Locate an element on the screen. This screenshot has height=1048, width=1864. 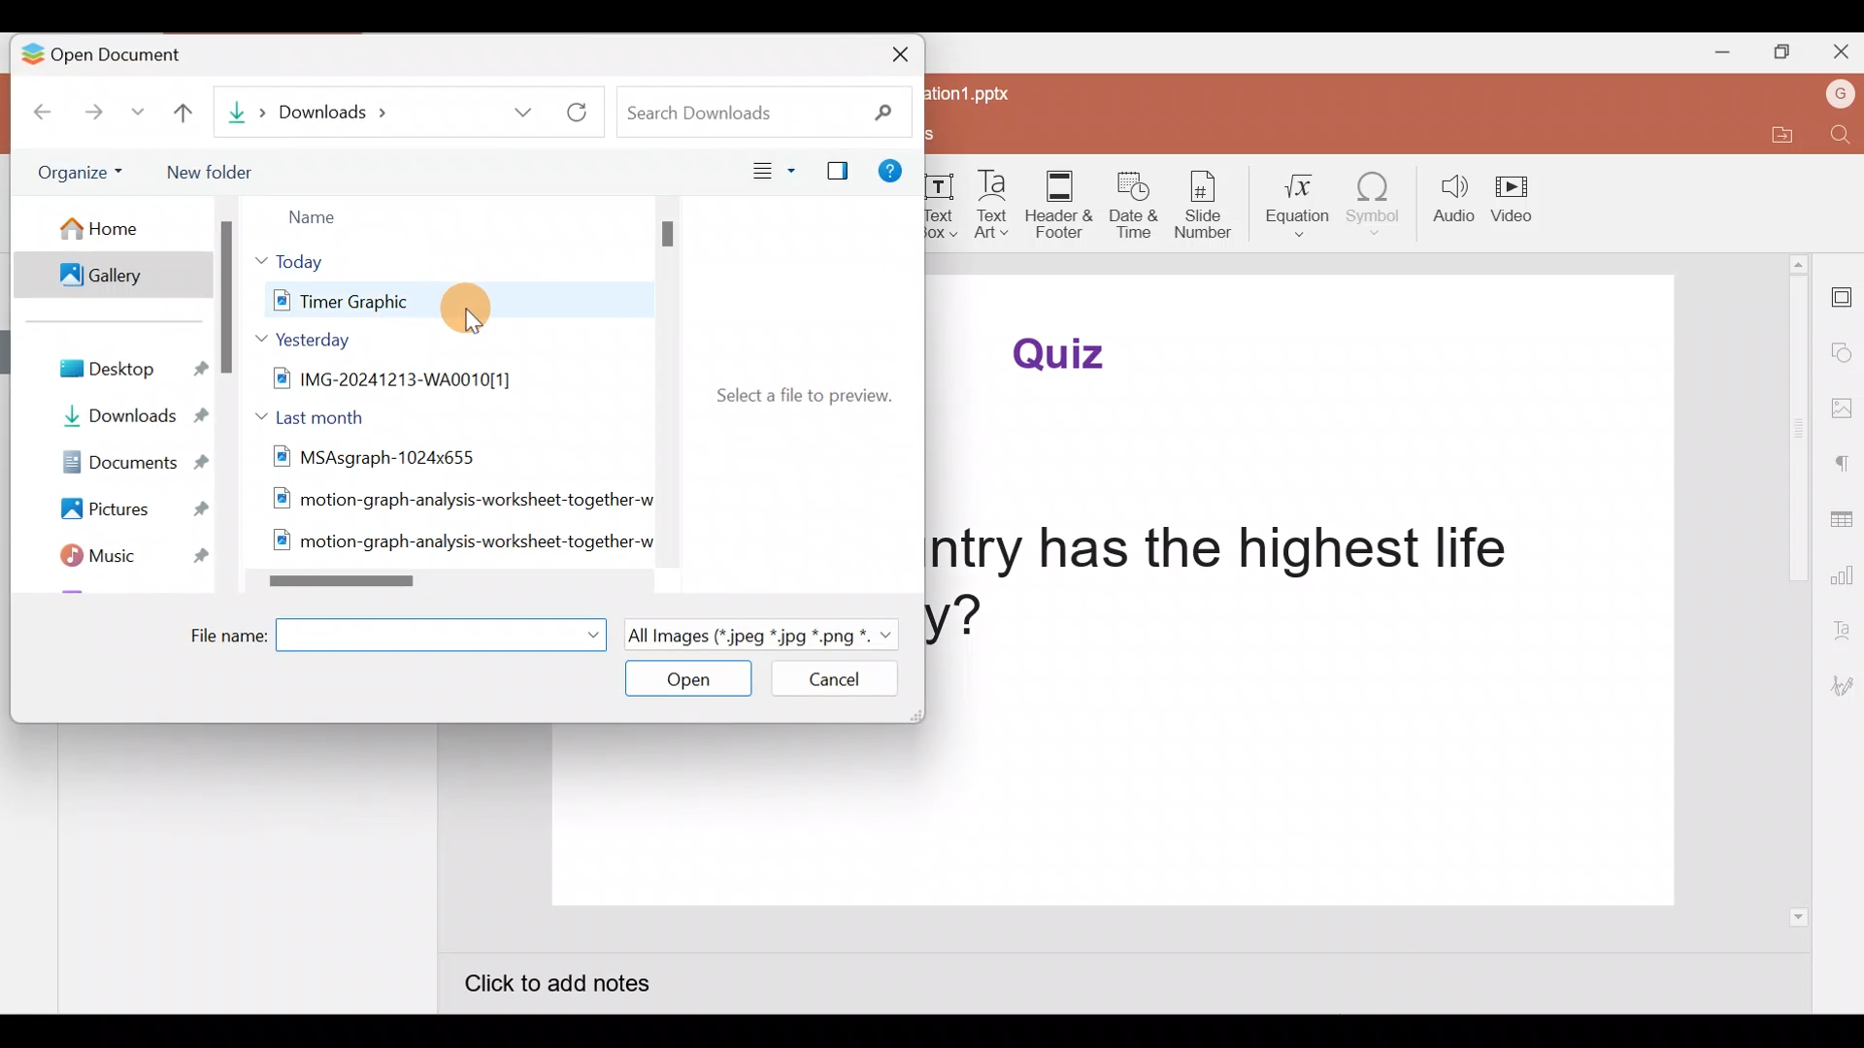
View type is located at coordinates (768, 169).